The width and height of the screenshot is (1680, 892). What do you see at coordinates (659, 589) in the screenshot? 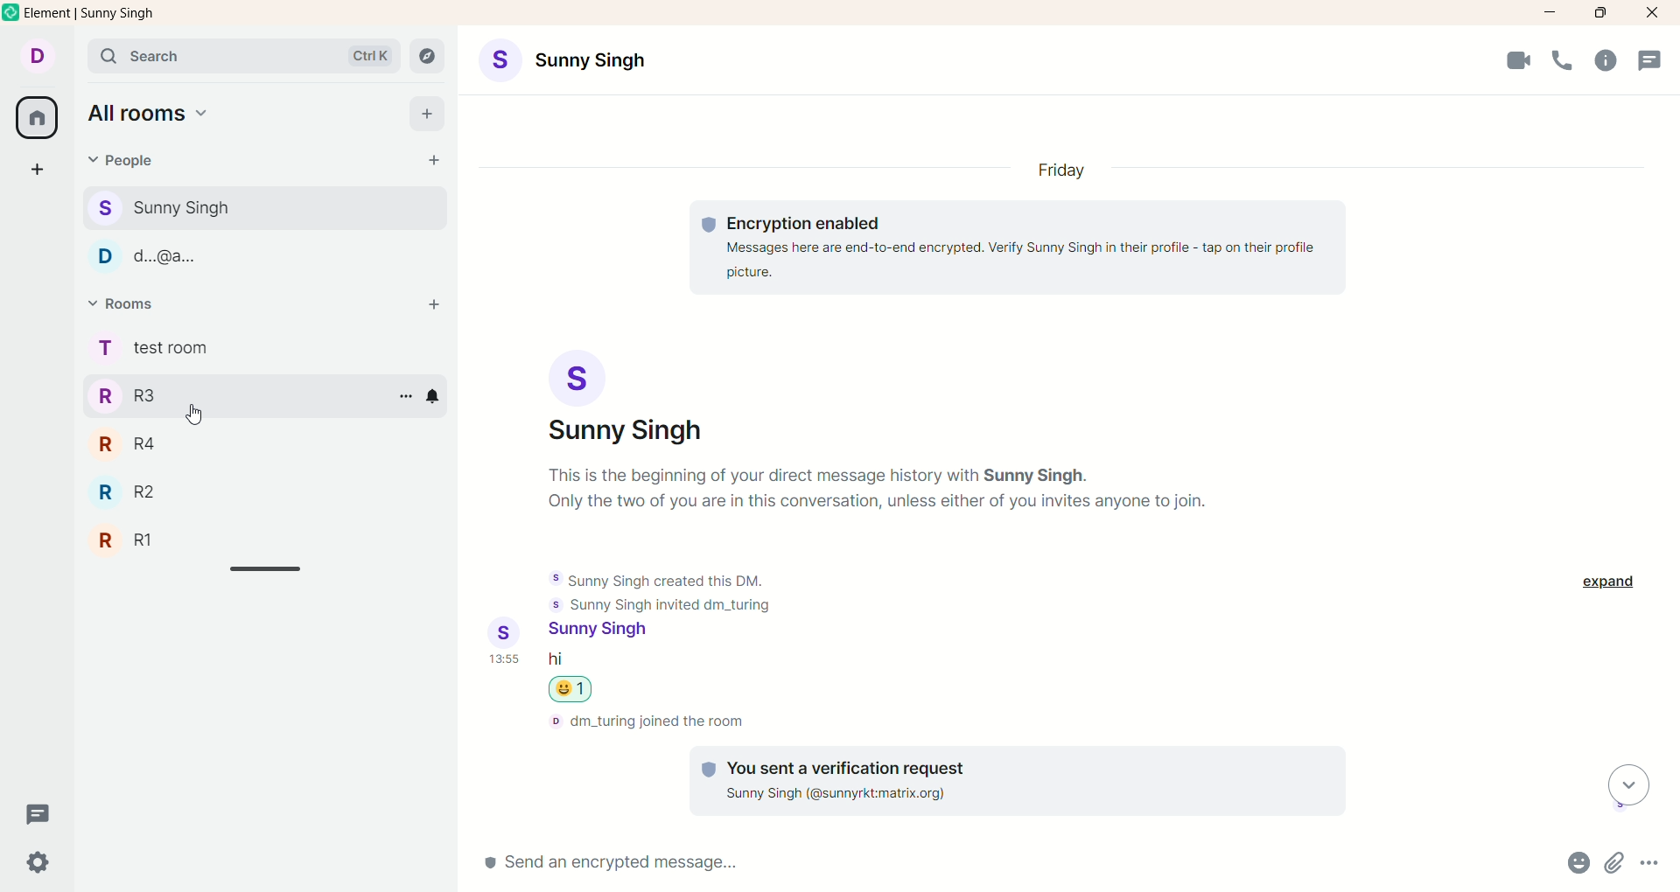
I see `text` at bounding box center [659, 589].